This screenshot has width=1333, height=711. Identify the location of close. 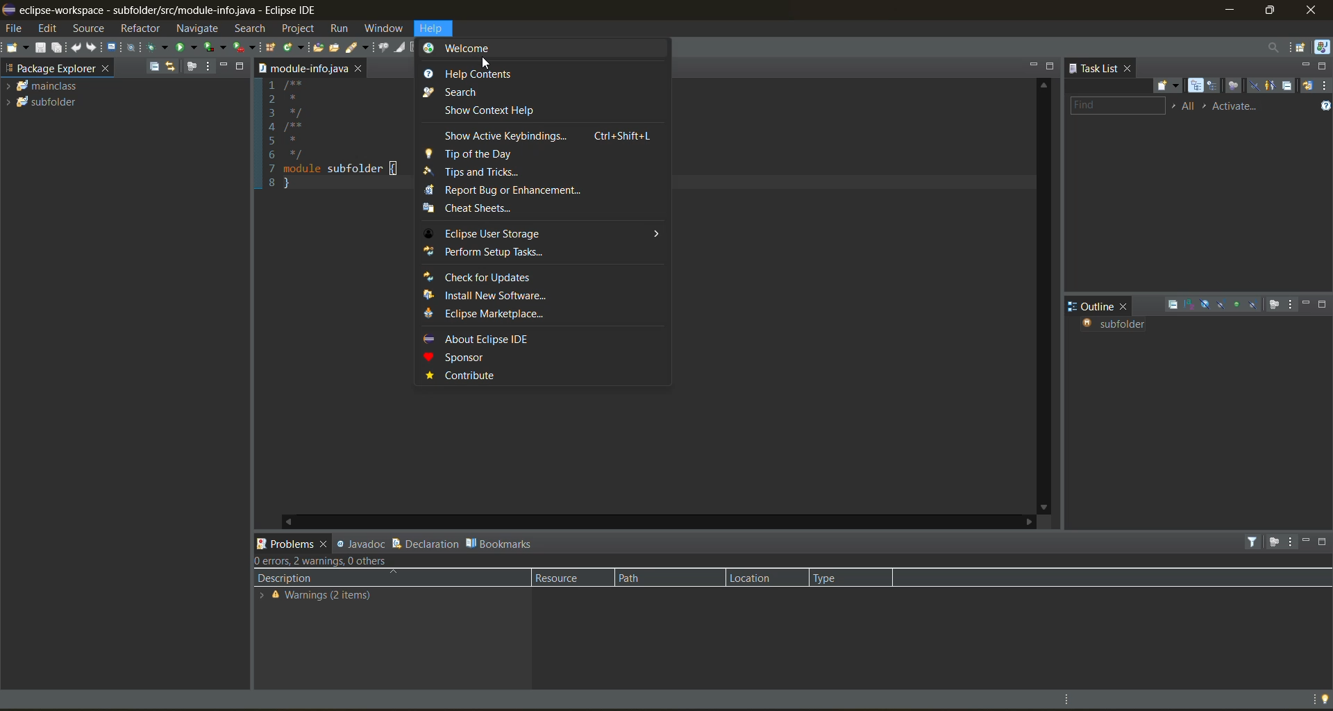
(327, 545).